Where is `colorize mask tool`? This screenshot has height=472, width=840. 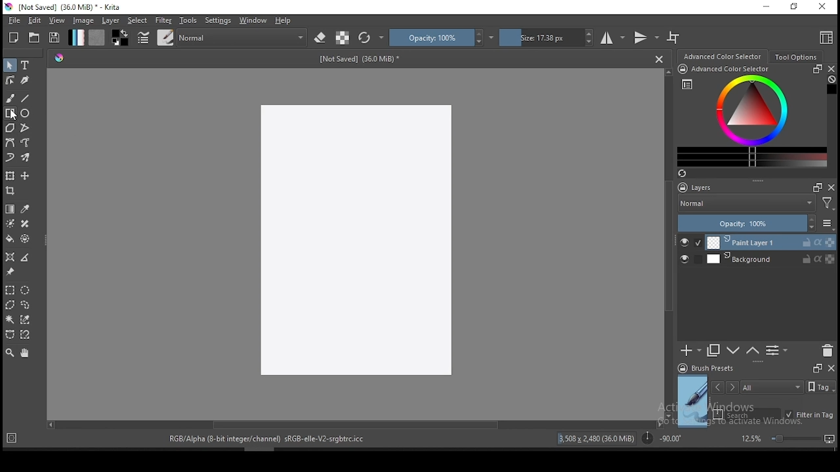 colorize mask tool is located at coordinates (11, 224).